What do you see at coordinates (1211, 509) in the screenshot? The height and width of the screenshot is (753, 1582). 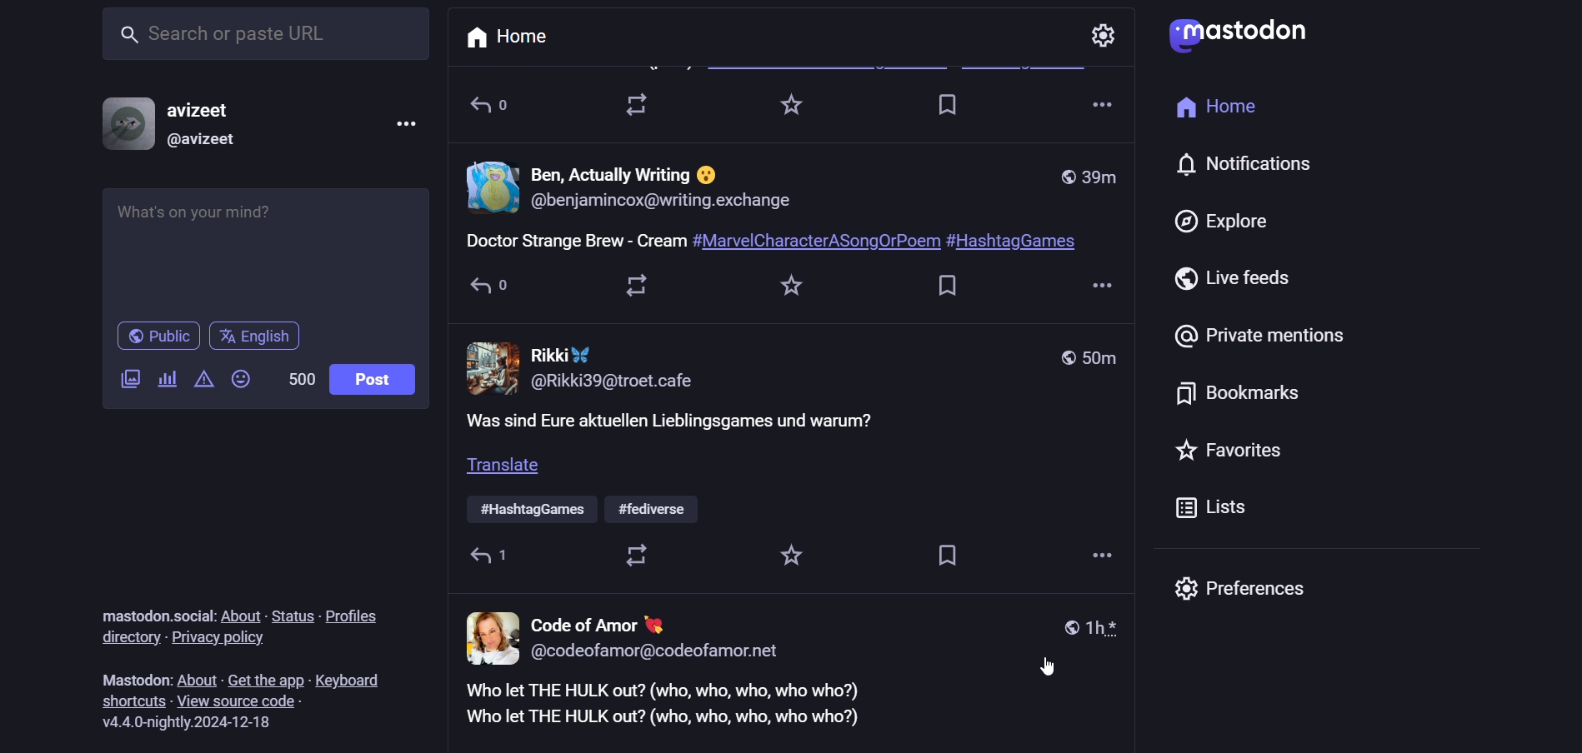 I see `lists` at bounding box center [1211, 509].